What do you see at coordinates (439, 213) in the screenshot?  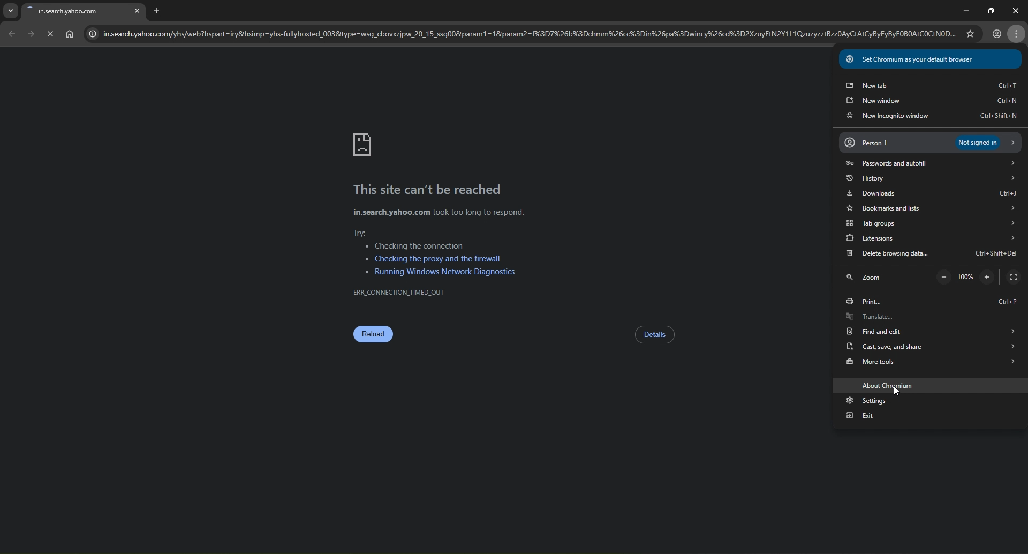 I see `in.search.yahoo.com took too long to respond.` at bounding box center [439, 213].